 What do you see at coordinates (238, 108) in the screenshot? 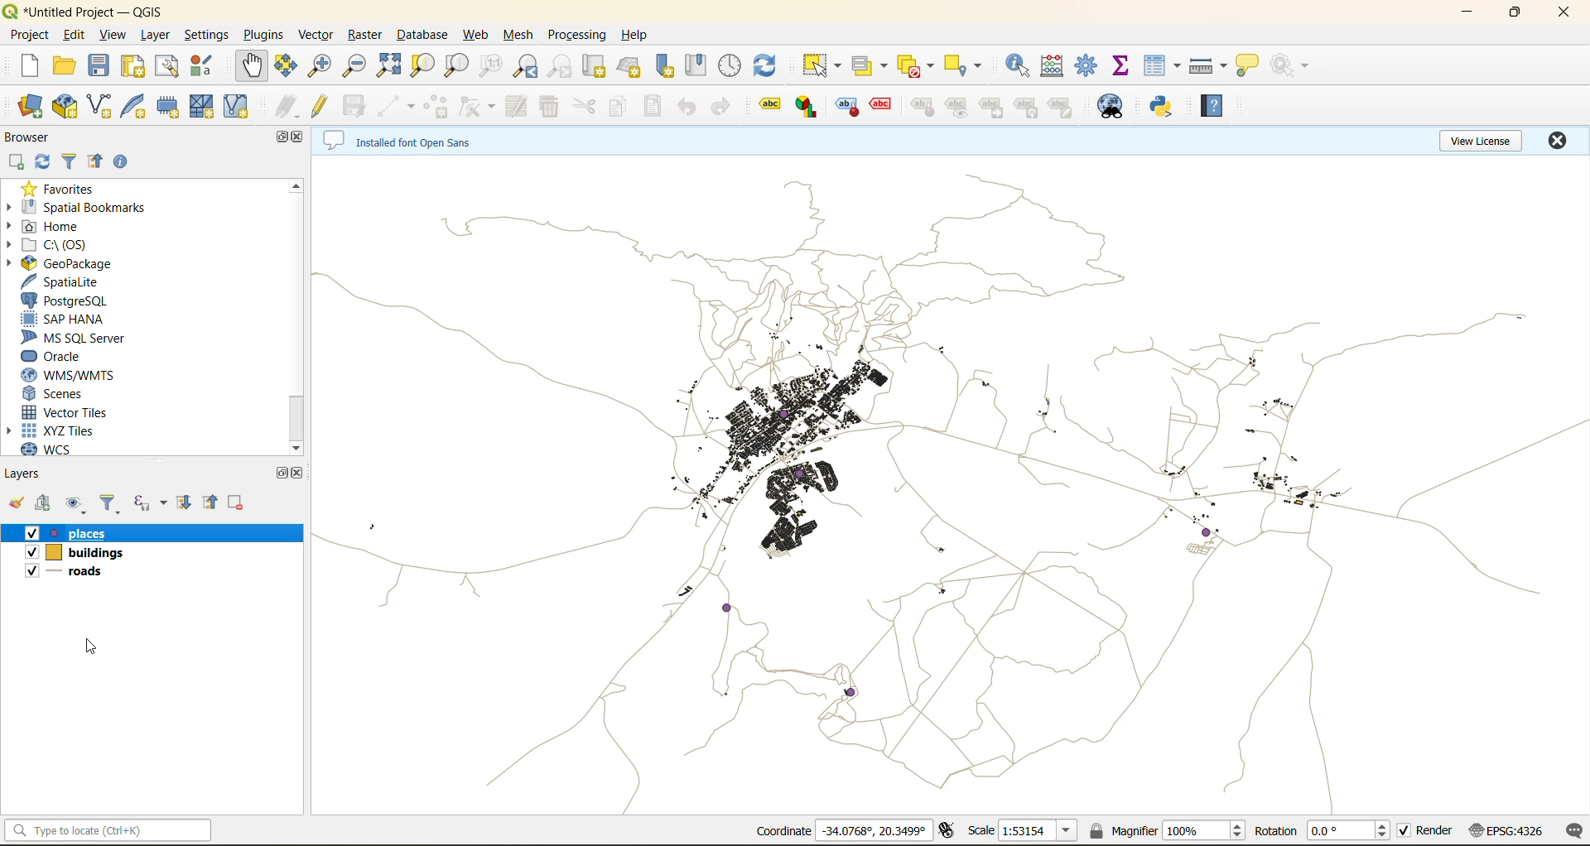
I see `new virtual layer` at bounding box center [238, 108].